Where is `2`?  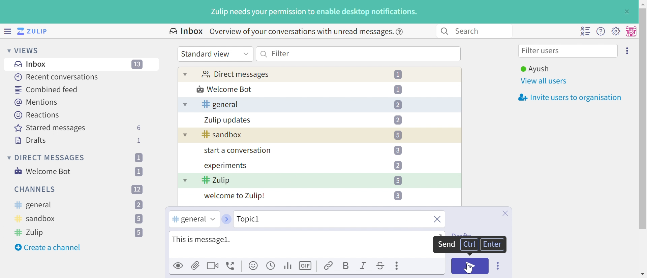
2 is located at coordinates (398, 165).